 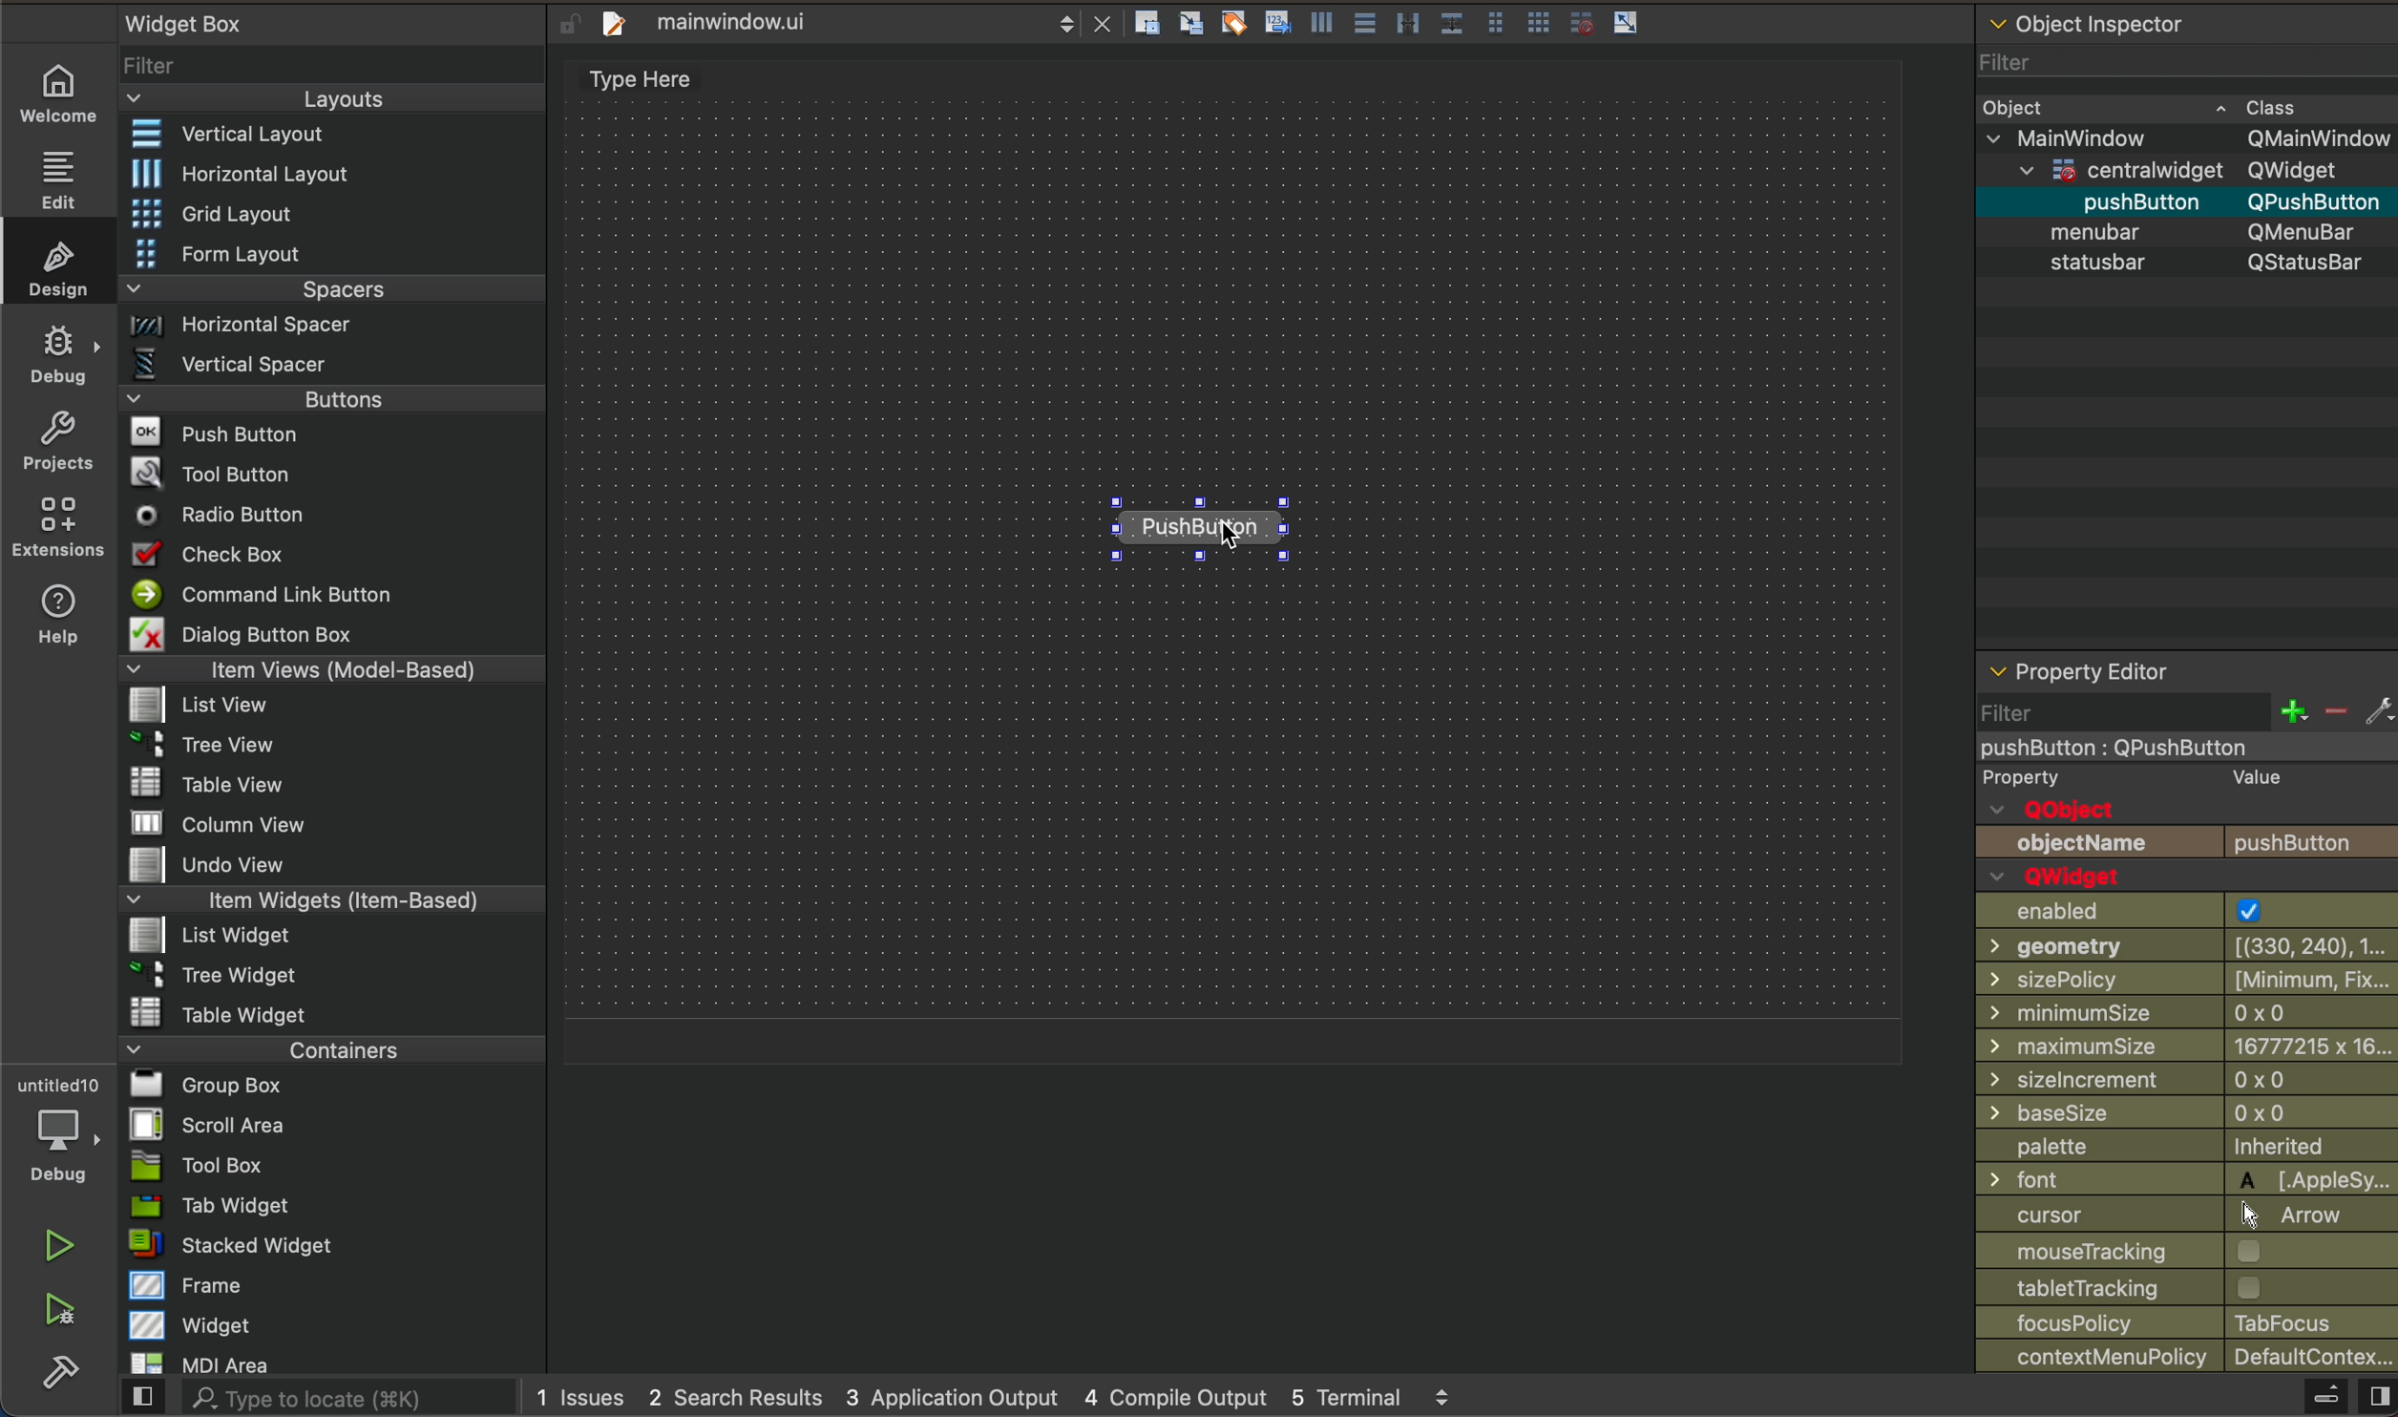 What do you see at coordinates (332, 594) in the screenshot?
I see `Command line button` at bounding box center [332, 594].